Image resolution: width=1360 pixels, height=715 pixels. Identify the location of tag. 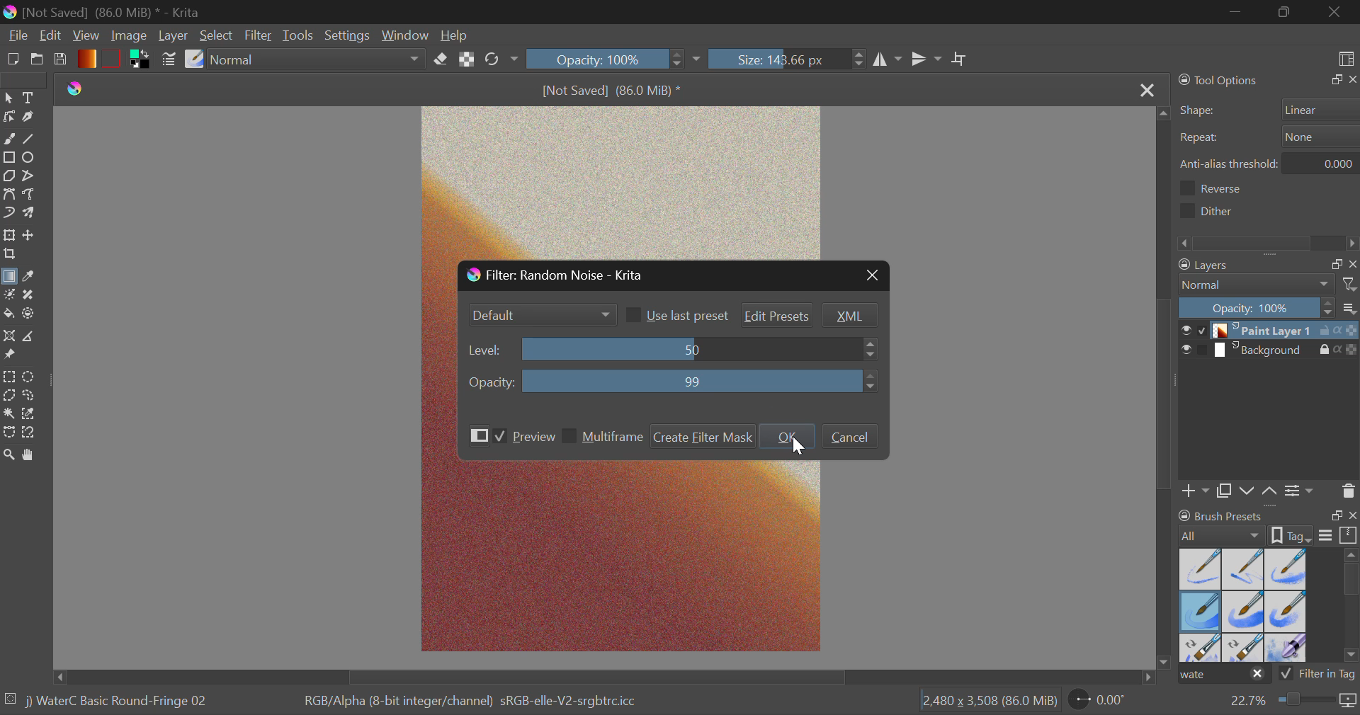
(1349, 677).